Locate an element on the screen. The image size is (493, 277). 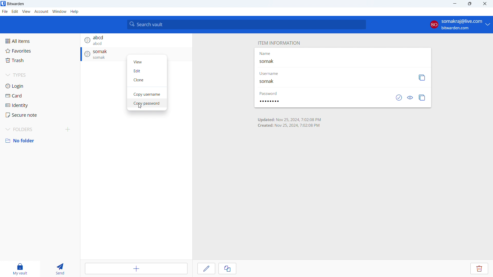
password label is located at coordinates (268, 93).